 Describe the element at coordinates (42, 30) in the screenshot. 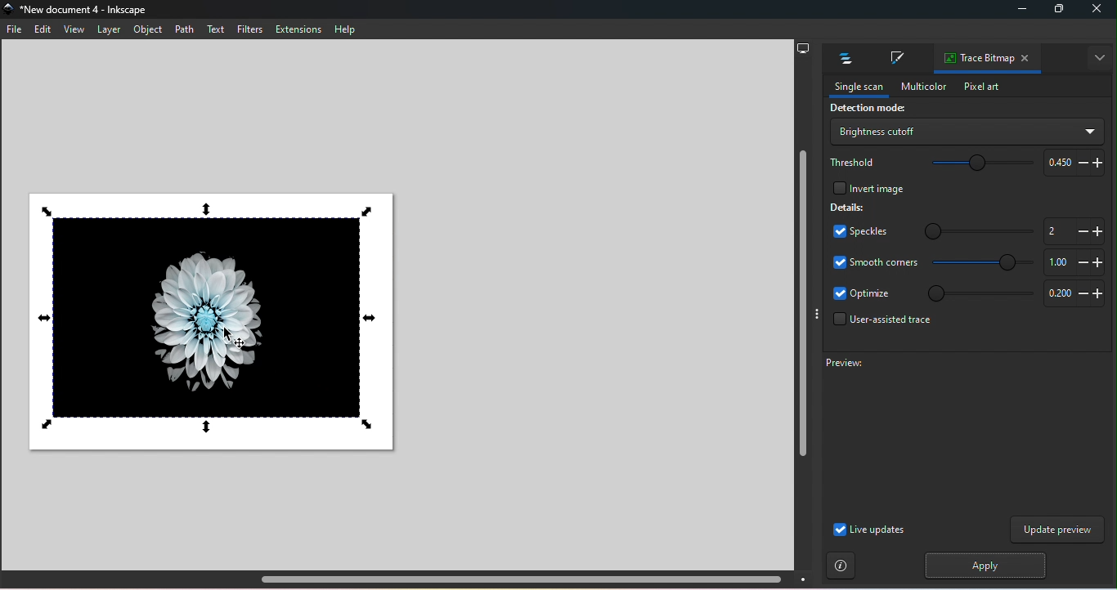

I see `Edit` at that location.